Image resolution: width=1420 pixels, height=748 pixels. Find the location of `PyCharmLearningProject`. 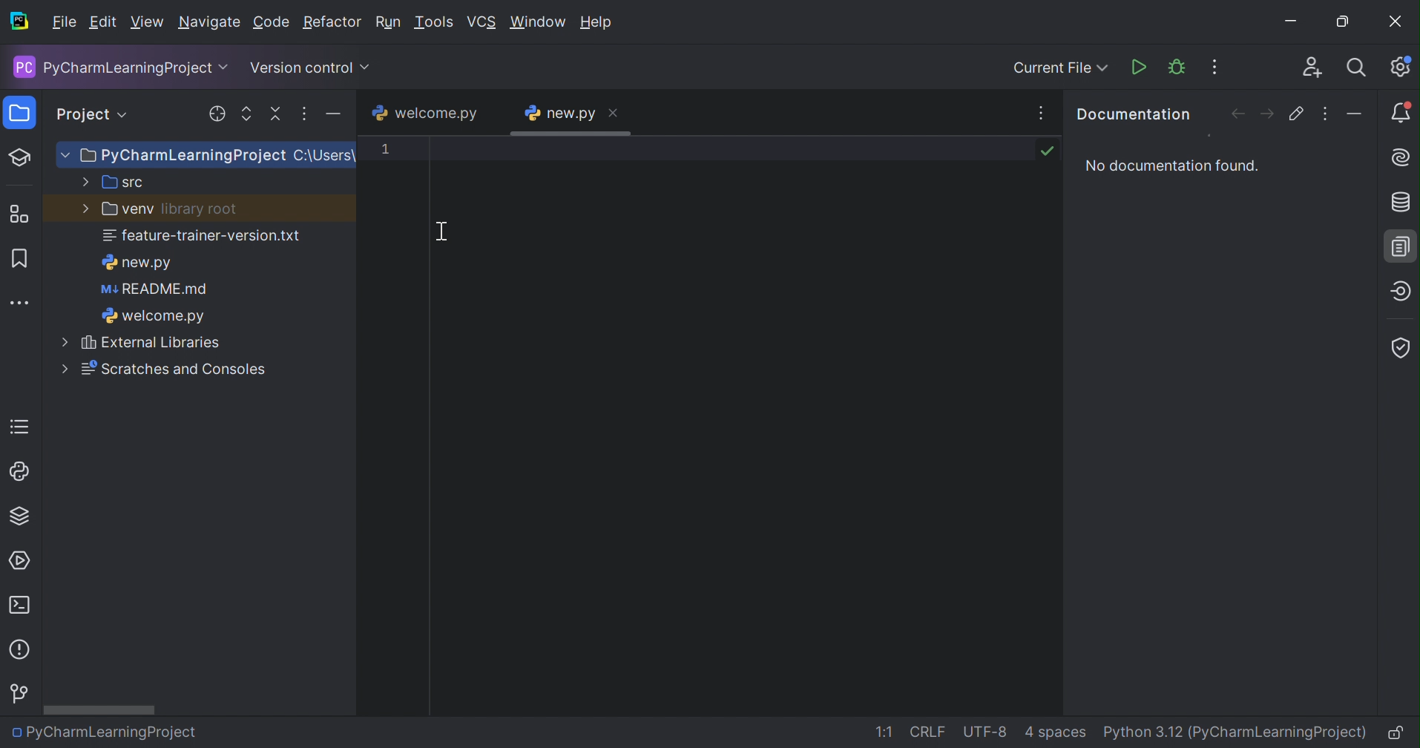

PyCharmLearningProject is located at coordinates (170, 157).